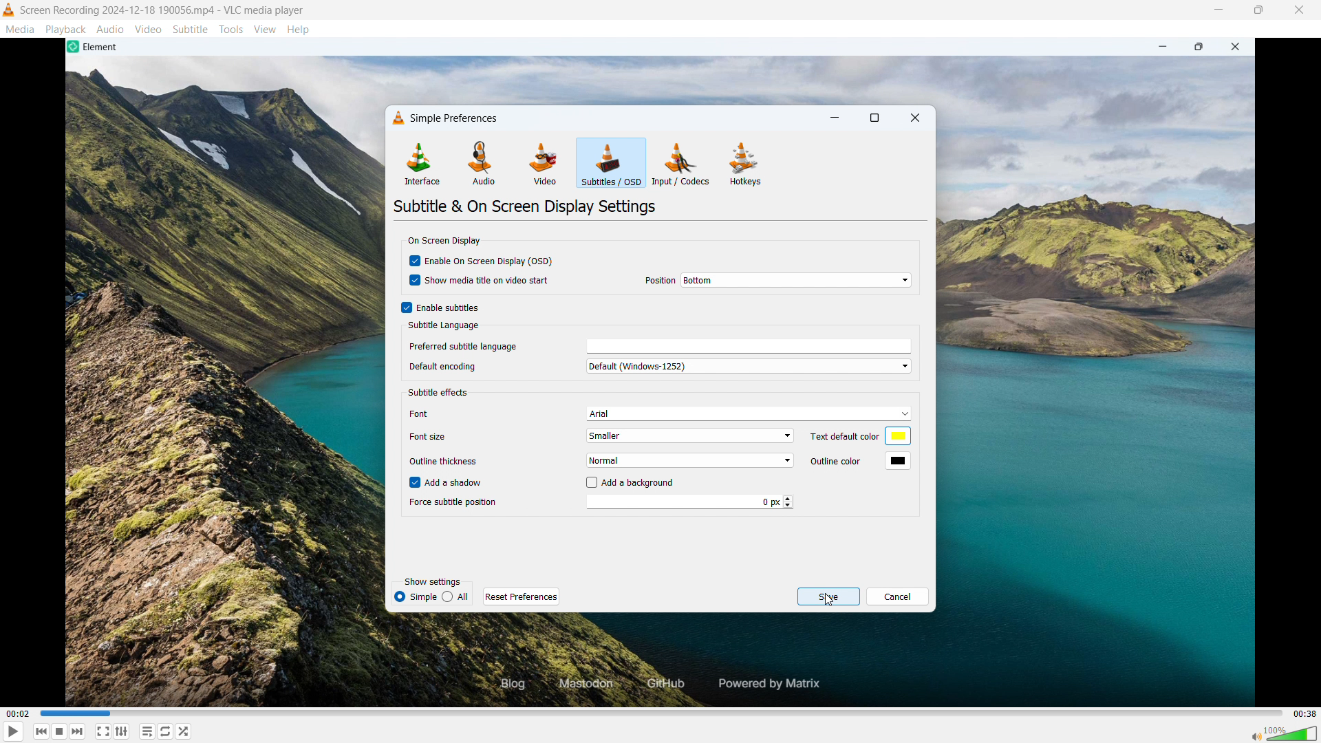 The width and height of the screenshot is (1321, 743). Describe the element at coordinates (681, 164) in the screenshot. I see `Input or codecs ` at that location.